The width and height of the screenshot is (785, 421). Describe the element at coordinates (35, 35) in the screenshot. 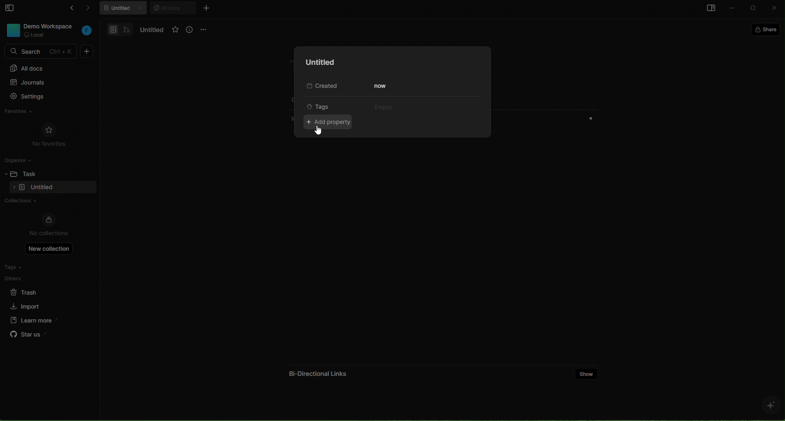

I see `local` at that location.